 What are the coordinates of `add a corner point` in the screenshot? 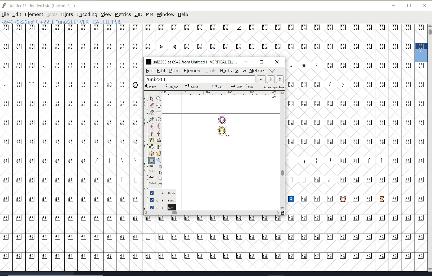 It's located at (152, 133).